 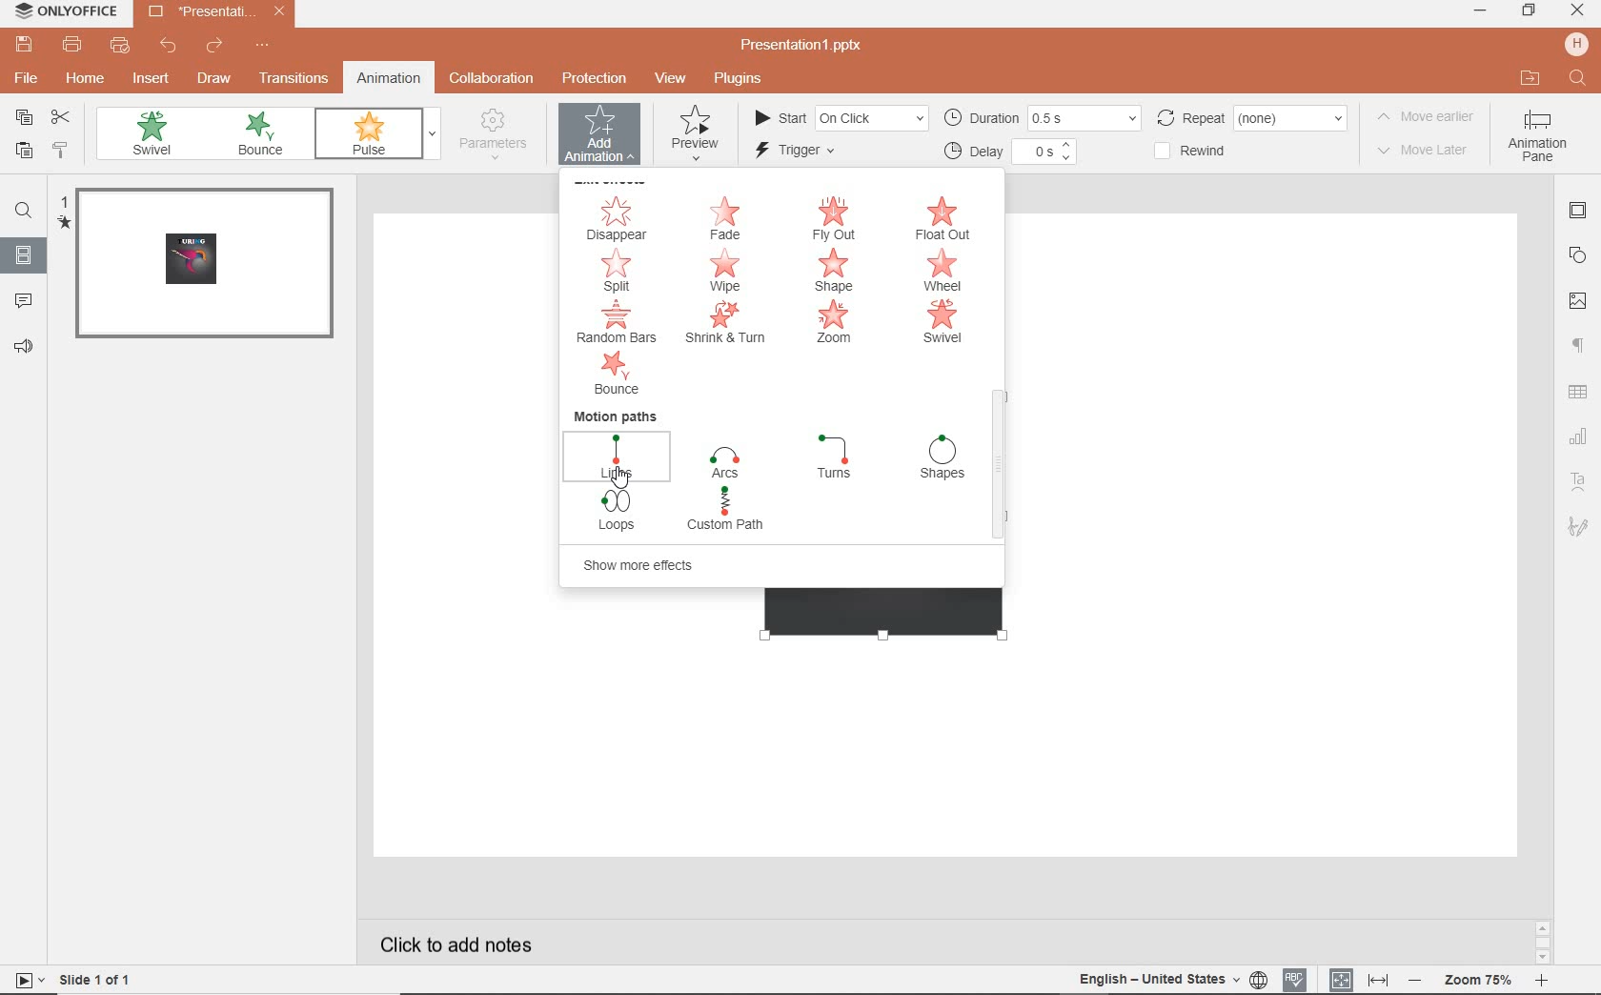 I want to click on wheel, so click(x=947, y=271).